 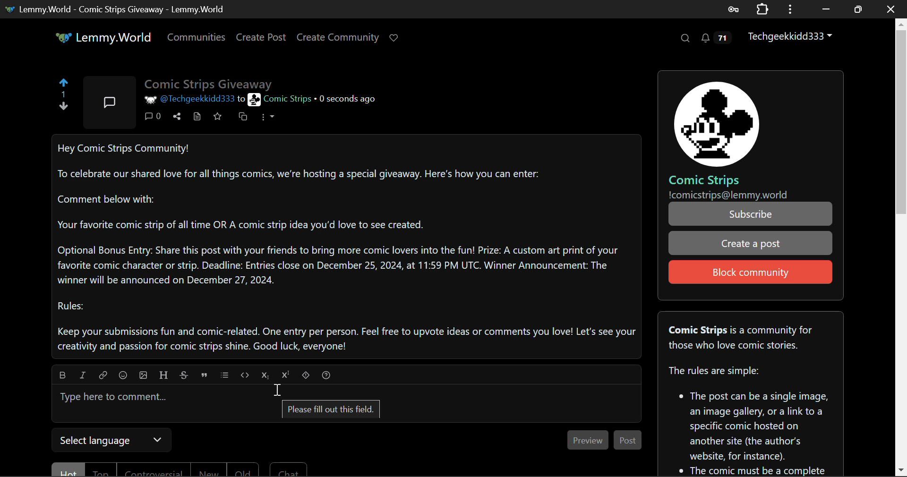 I want to click on Community PFP, so click(x=718, y=125).